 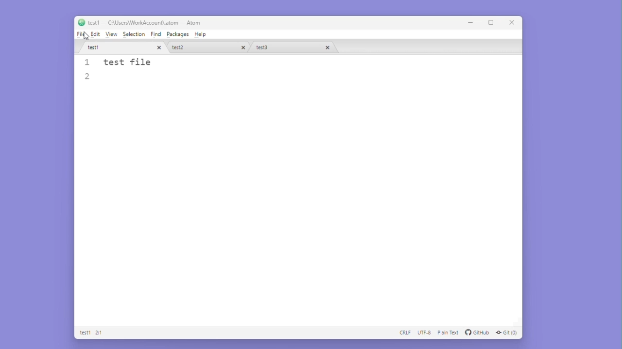 I want to click on plain text, so click(x=450, y=333).